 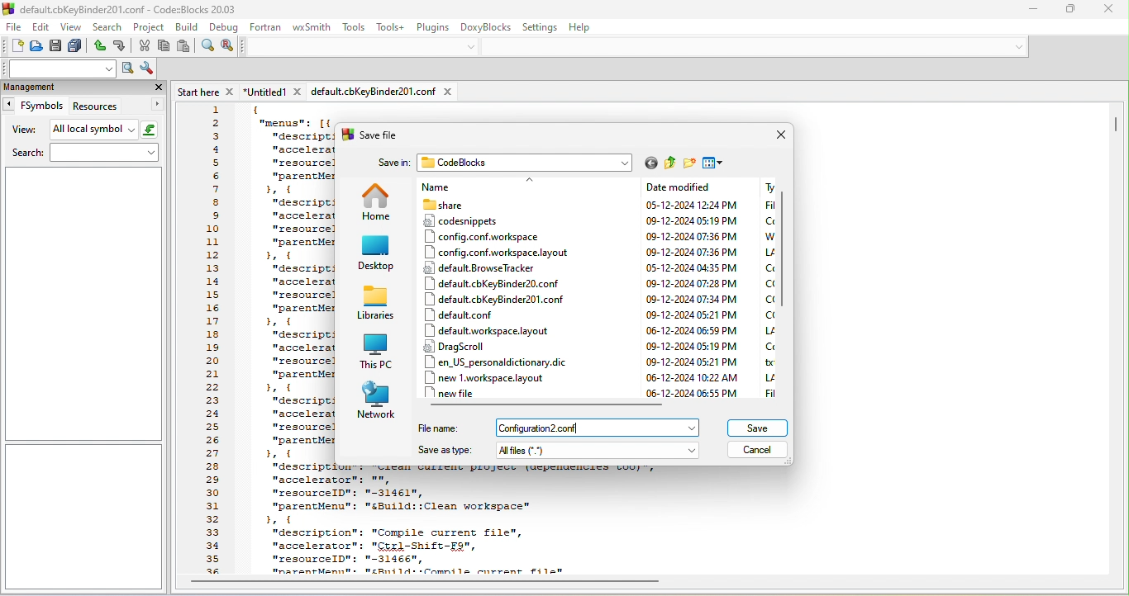 What do you see at coordinates (208, 48) in the screenshot?
I see `find` at bounding box center [208, 48].